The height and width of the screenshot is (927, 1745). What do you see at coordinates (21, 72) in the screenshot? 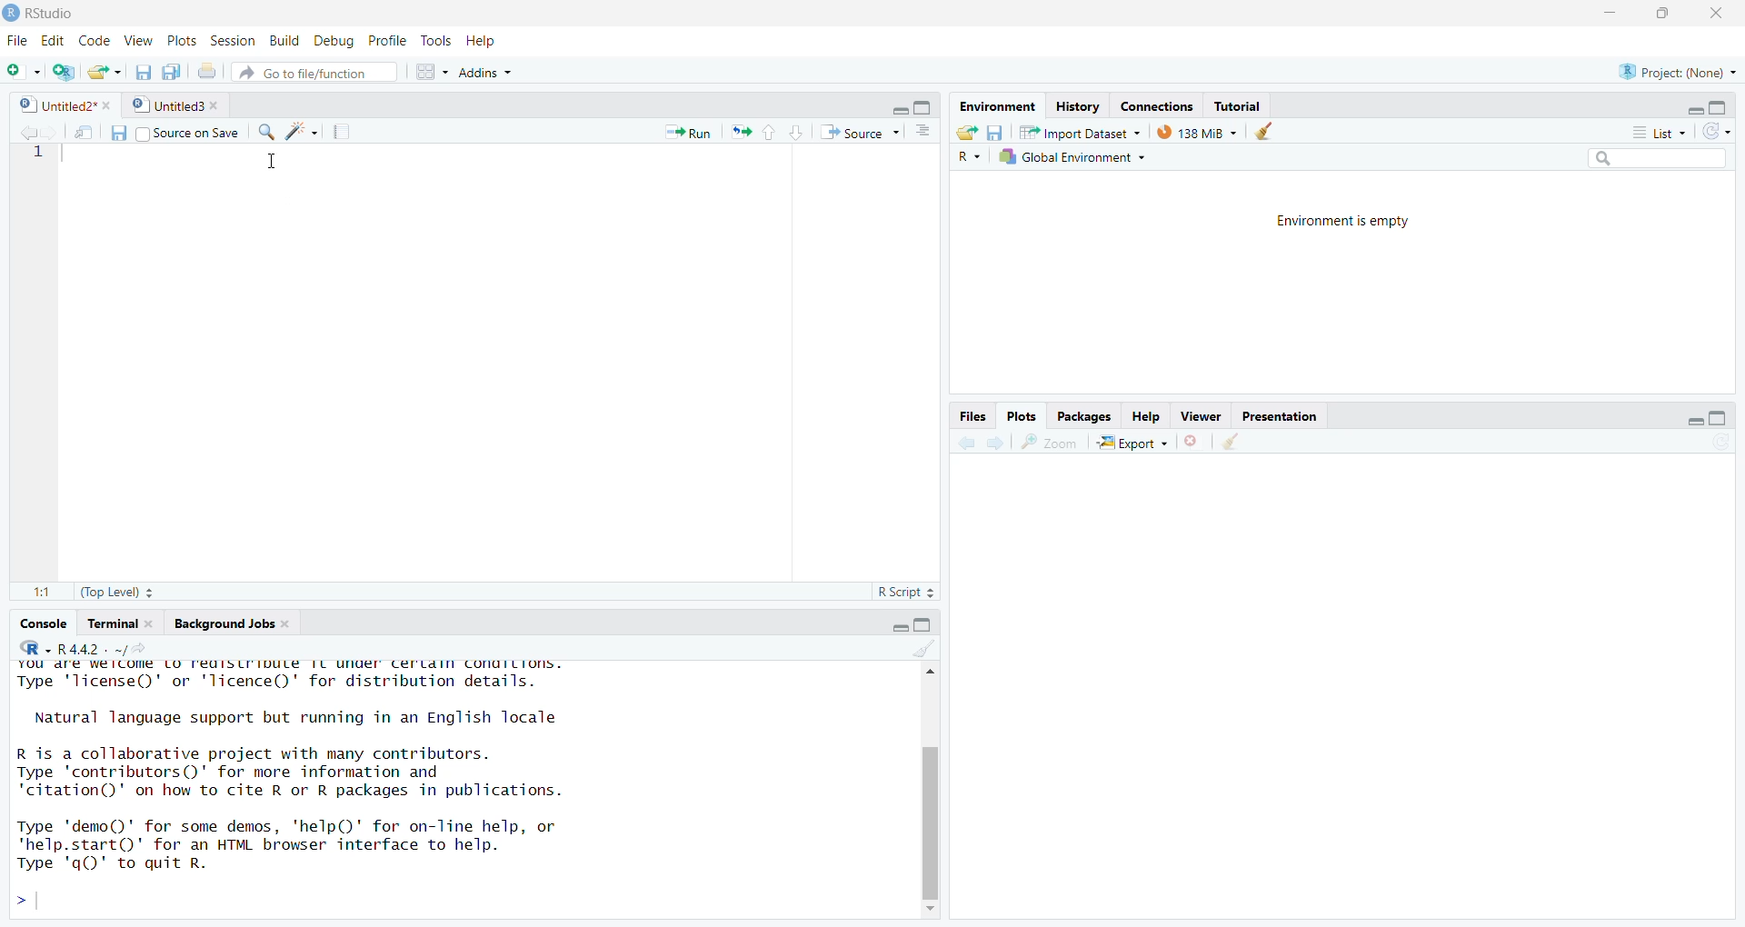
I see `New File` at bounding box center [21, 72].